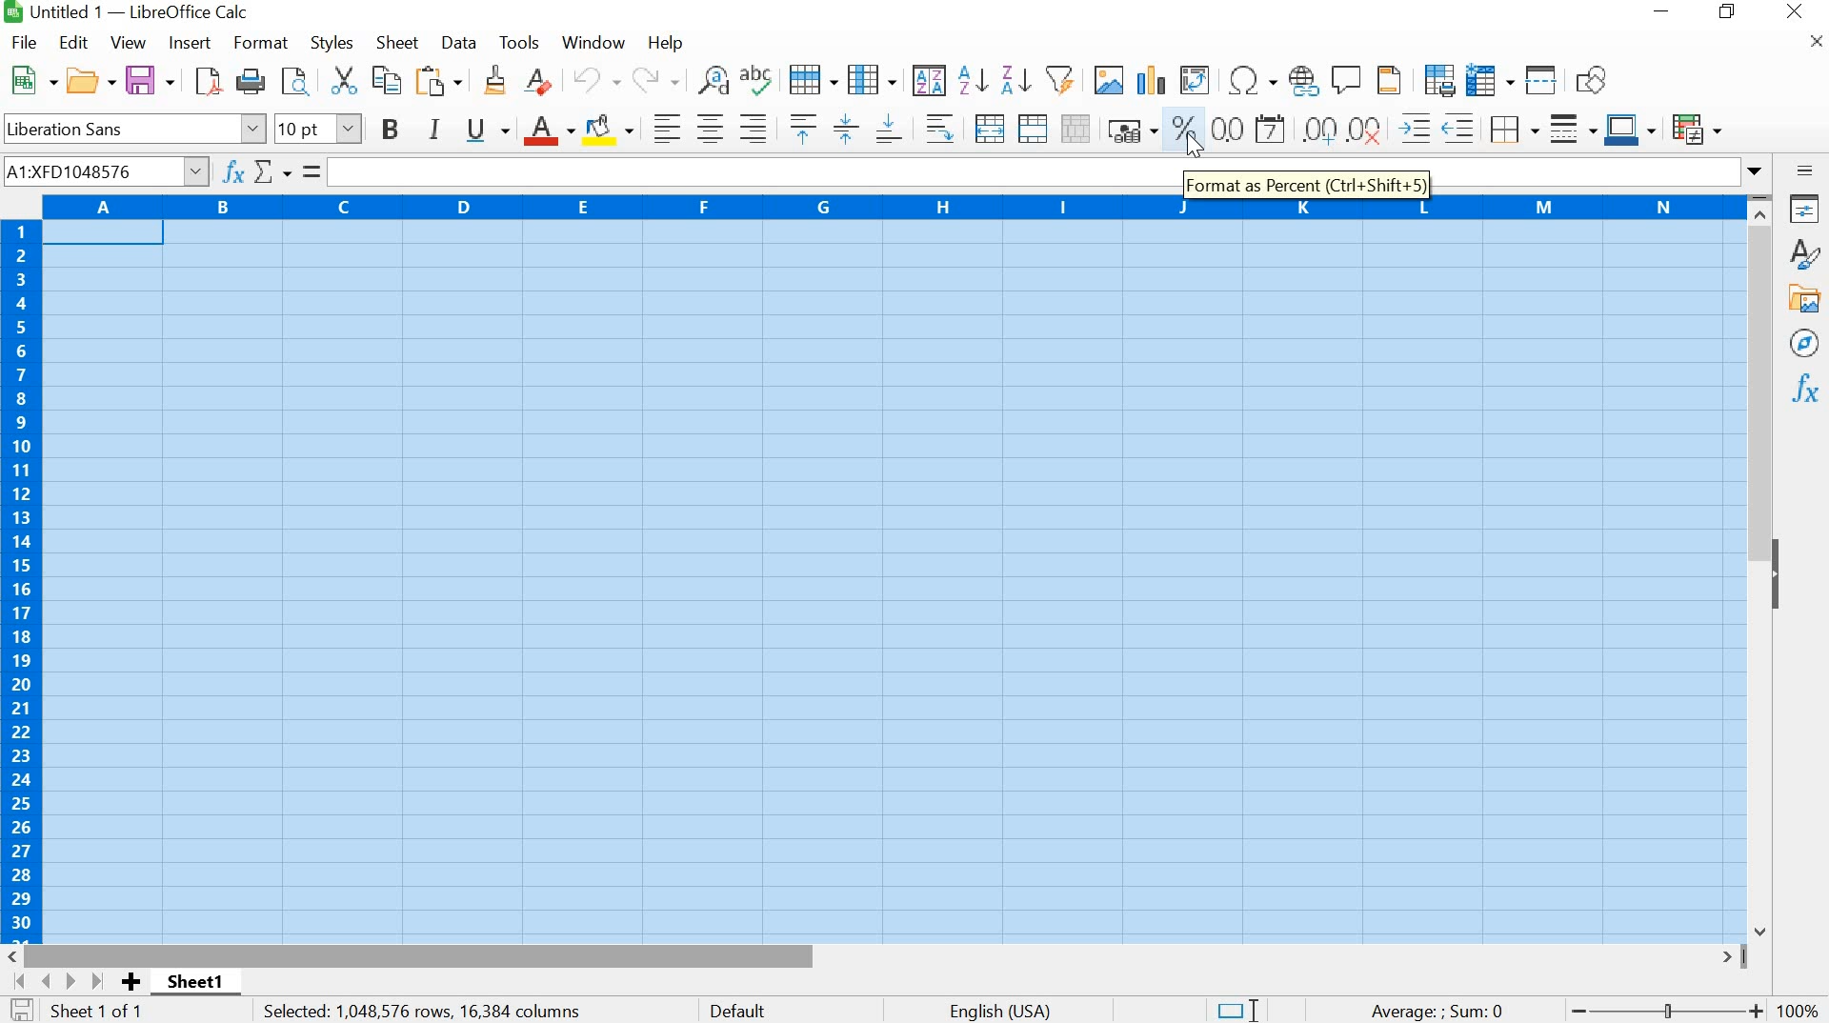 The width and height of the screenshot is (1829, 1023). I want to click on SORT, so click(927, 83).